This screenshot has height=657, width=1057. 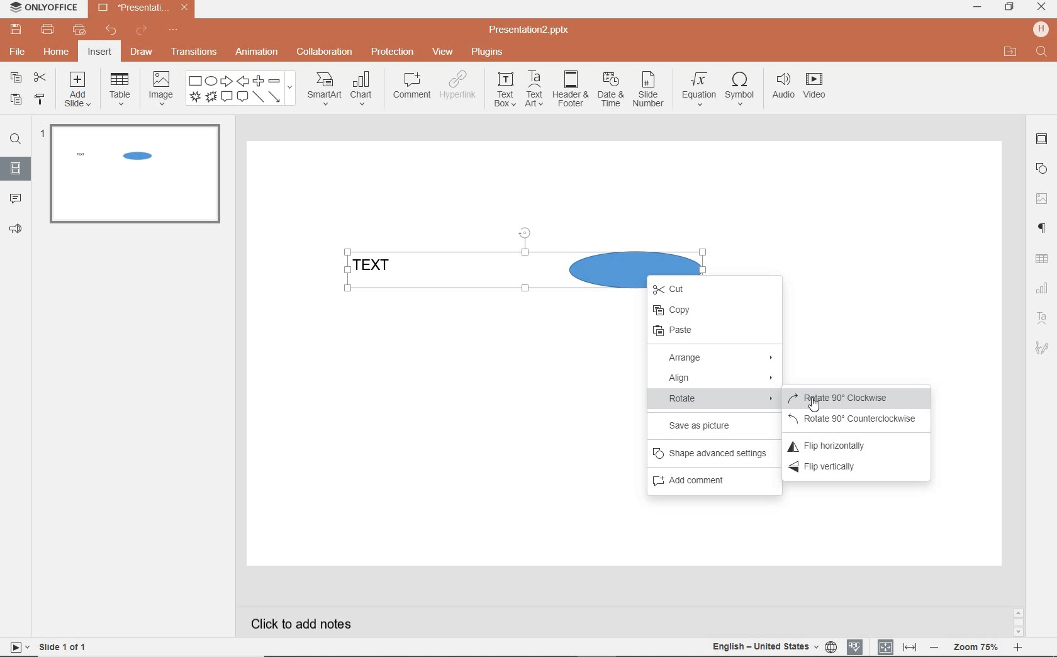 What do you see at coordinates (159, 87) in the screenshot?
I see `image` at bounding box center [159, 87].